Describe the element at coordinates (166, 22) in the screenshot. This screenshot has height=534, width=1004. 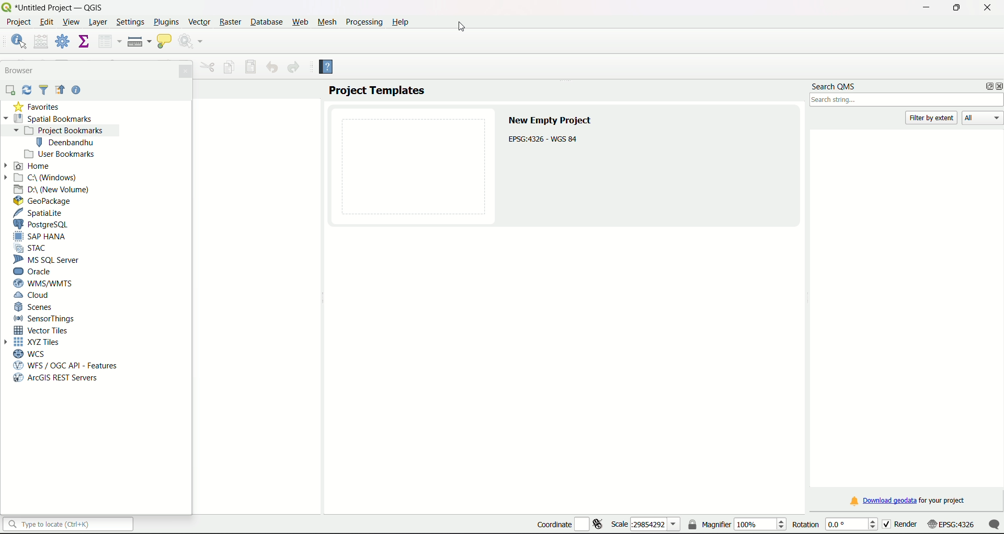
I see `Plugins` at that location.